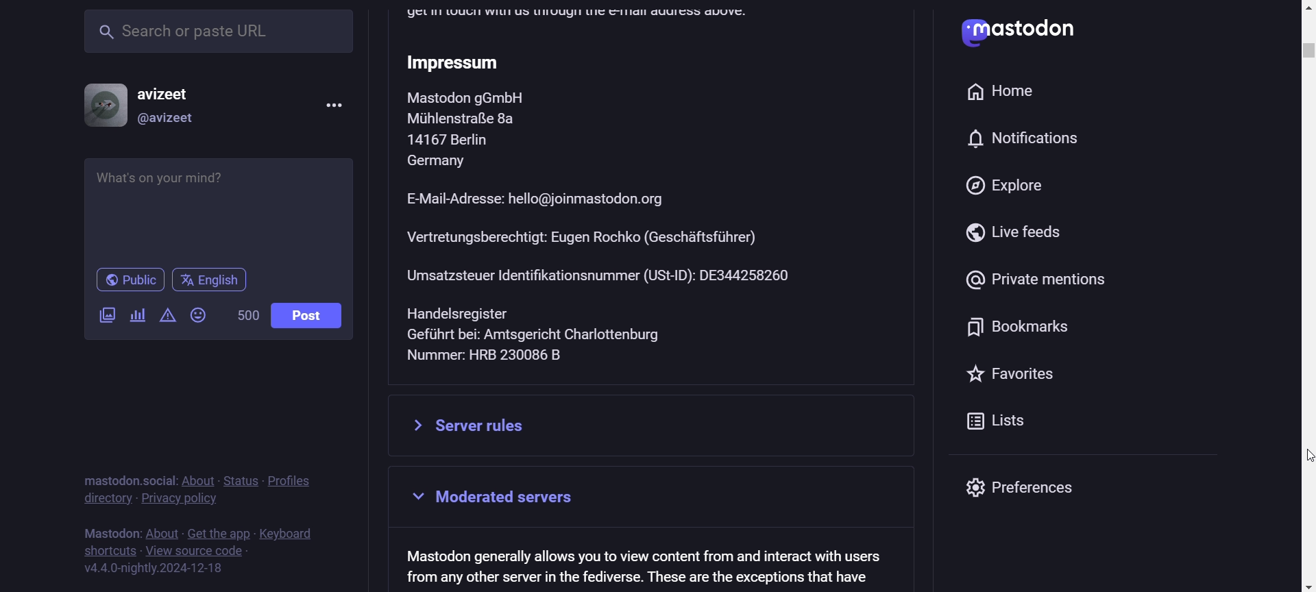 Image resolution: width=1316 pixels, height=592 pixels. I want to click on favorites, so click(1014, 374).